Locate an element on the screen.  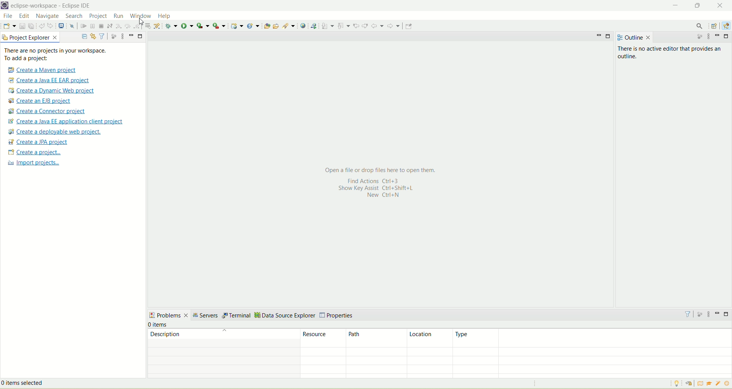
file is located at coordinates (8, 16).